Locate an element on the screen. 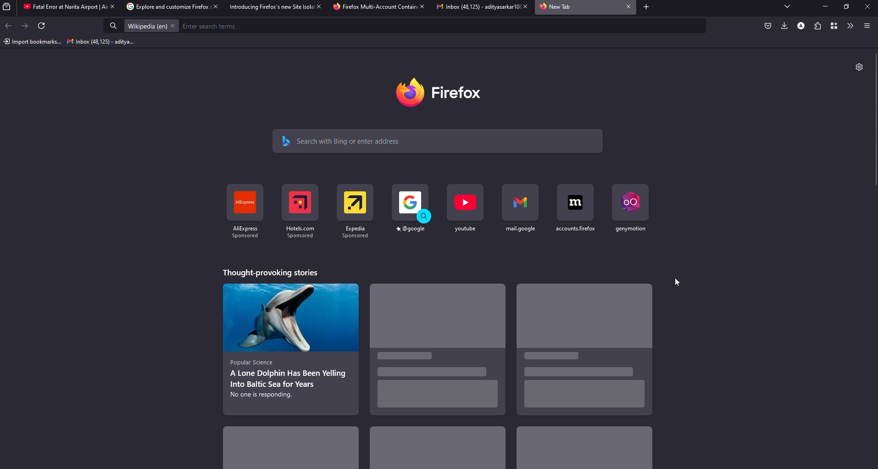 The width and height of the screenshot is (878, 469). container is located at coordinates (835, 26).